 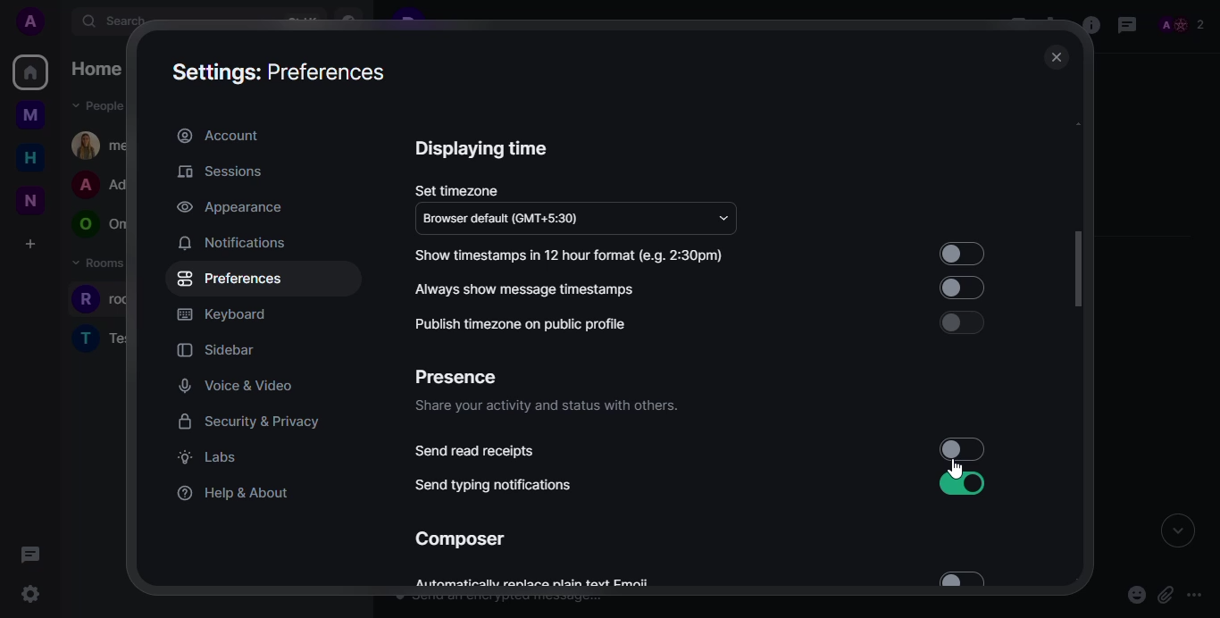 I want to click on cursor, so click(x=958, y=468).